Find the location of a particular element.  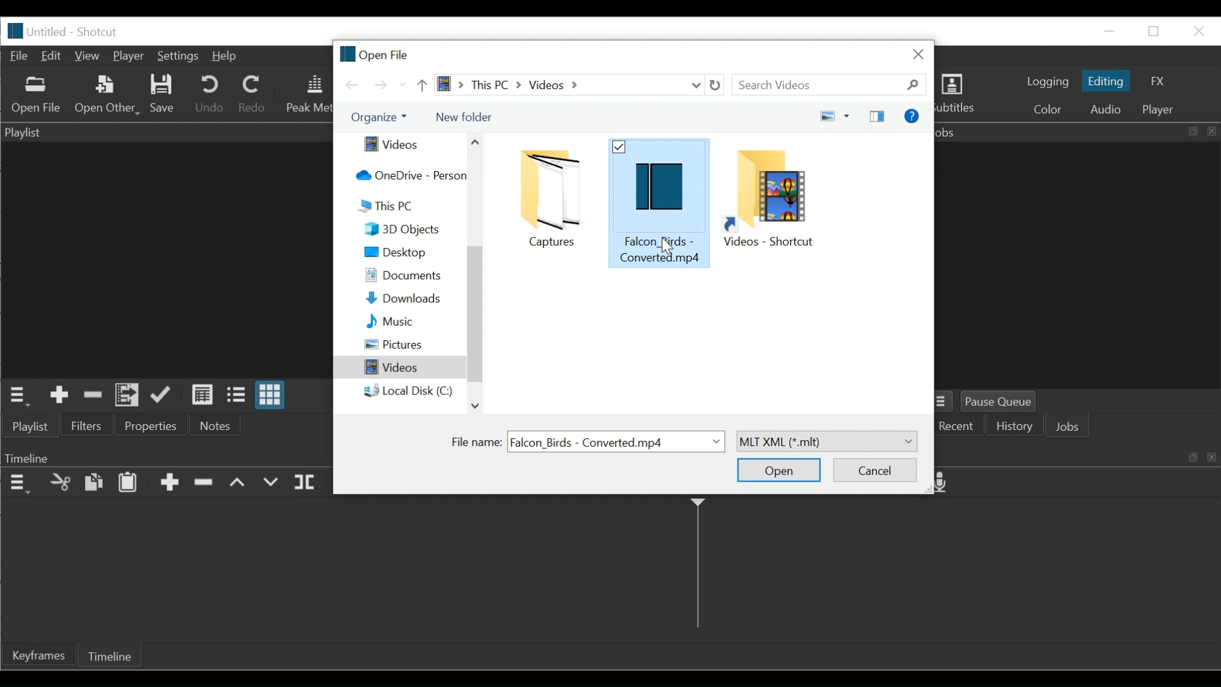

Refresh is located at coordinates (719, 85).